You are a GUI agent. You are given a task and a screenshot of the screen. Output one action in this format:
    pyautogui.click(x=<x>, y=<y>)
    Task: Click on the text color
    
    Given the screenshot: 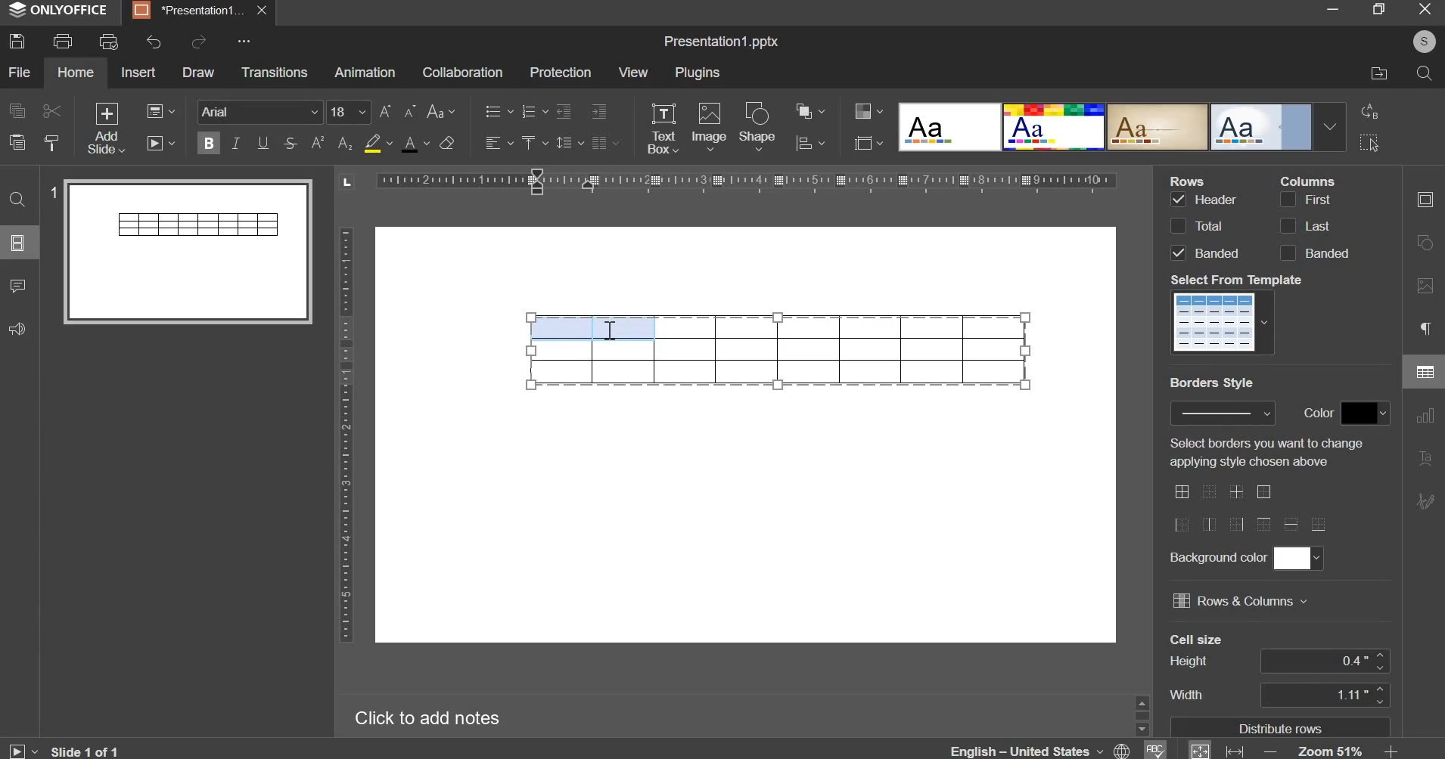 What is the action you would take?
    pyautogui.click(x=415, y=144)
    